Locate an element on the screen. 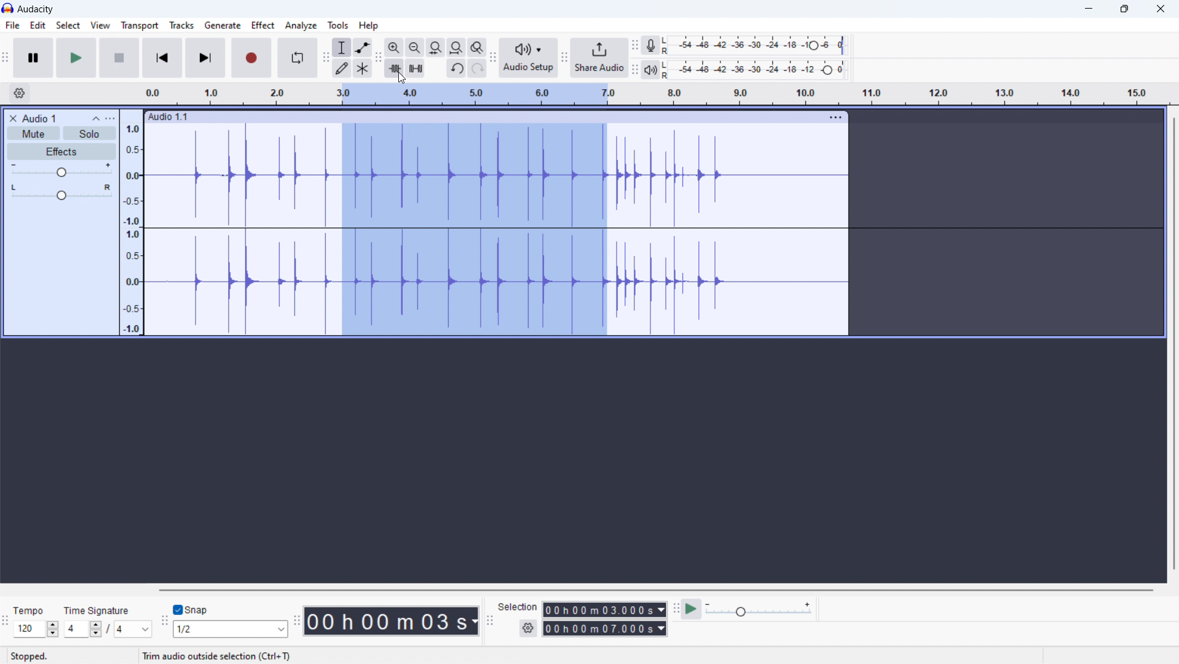 The height and width of the screenshot is (664, 1179). stop is located at coordinates (120, 58).